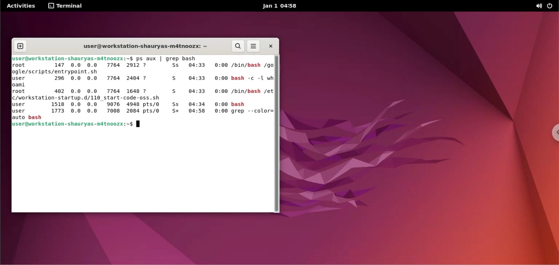  Describe the element at coordinates (81, 126) in the screenshot. I see `user@workstation-shauryas-m4tnoozx: ~$` at that location.